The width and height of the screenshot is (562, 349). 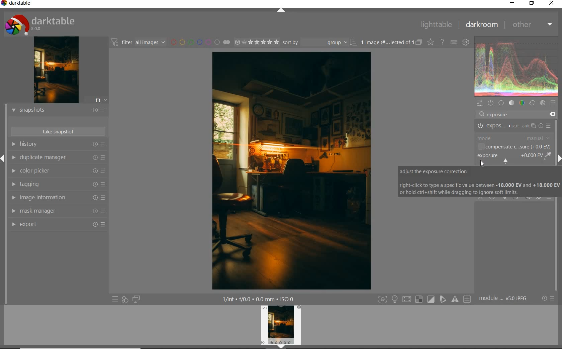 What do you see at coordinates (480, 182) in the screenshot?
I see `adjust the exposure correction
right-click to type a specific value between -18.000 EV and +18.000 EV
or hold ctrl+shift while dragging to ignore soft limits.` at bounding box center [480, 182].